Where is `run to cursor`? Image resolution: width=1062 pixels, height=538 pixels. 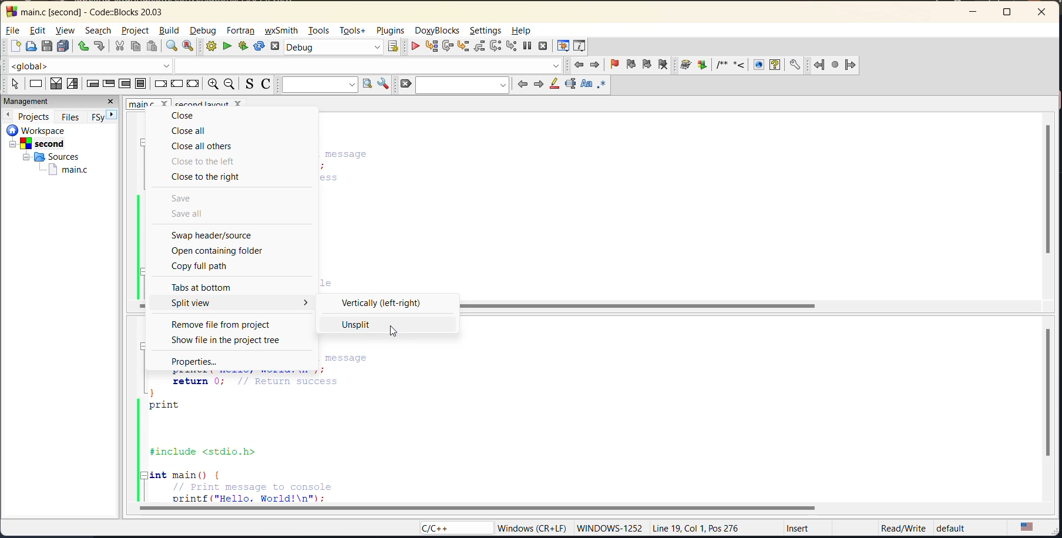
run to cursor is located at coordinates (434, 46).